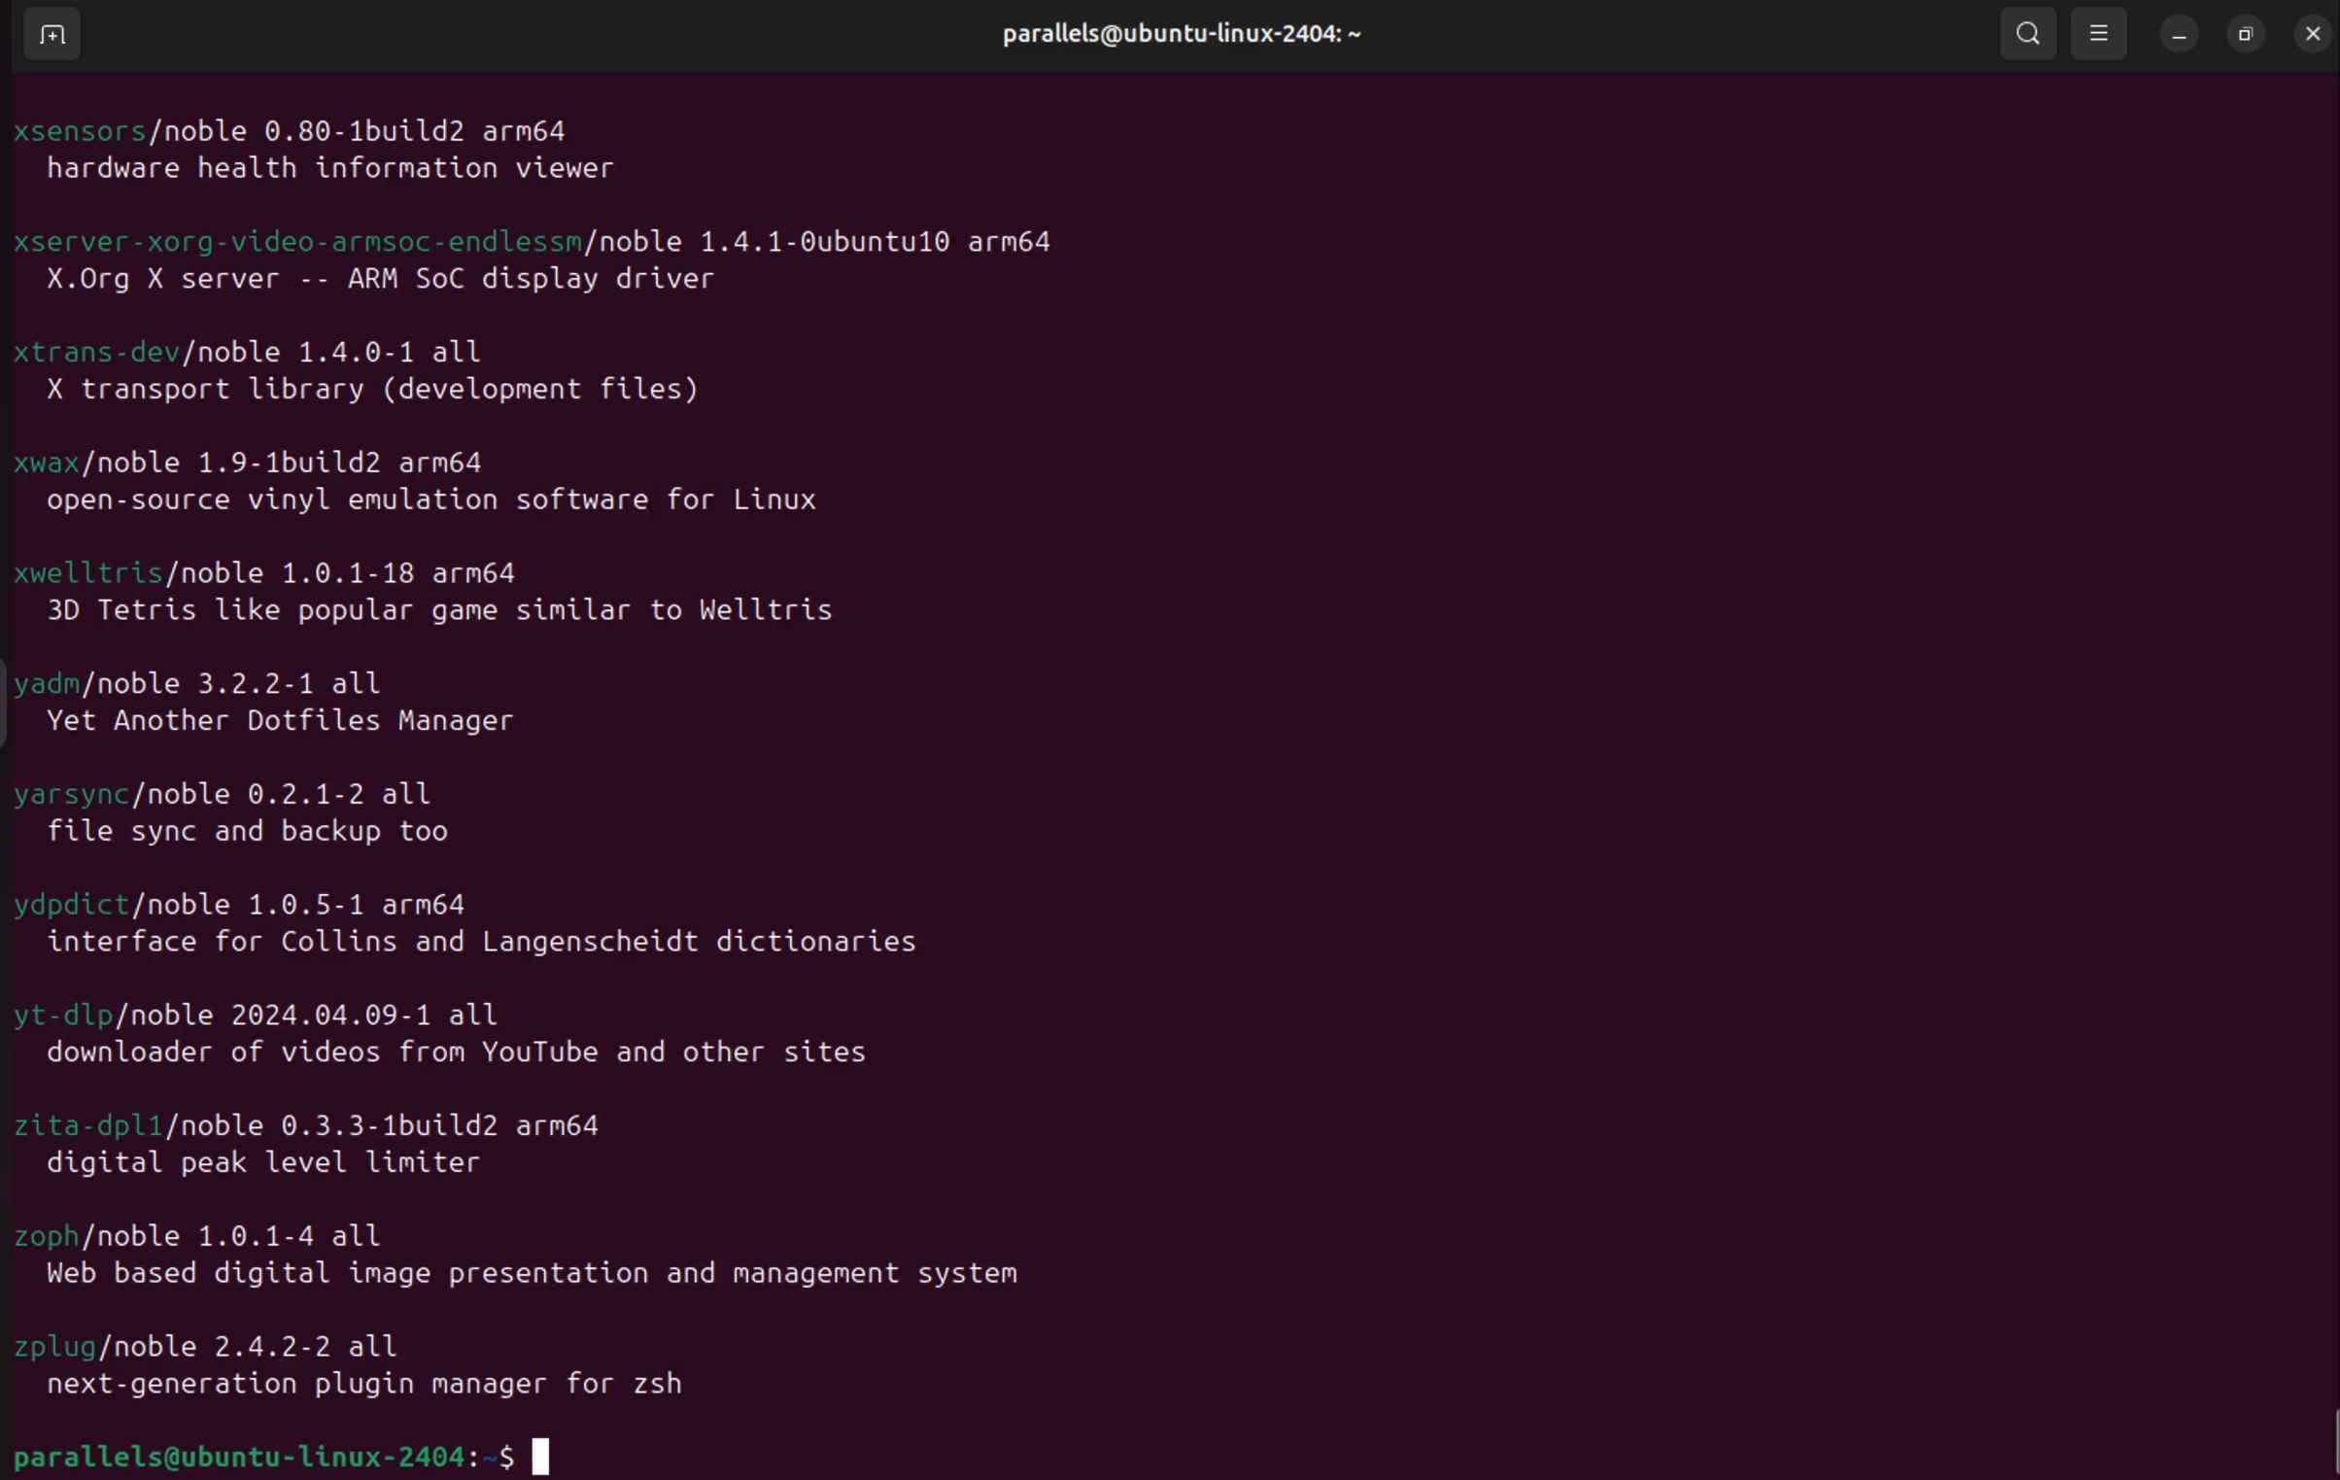 The image size is (2340, 1480). Describe the element at coordinates (1169, 50) in the screenshot. I see `parallels@ubuntu-linux-2404: ~` at that location.